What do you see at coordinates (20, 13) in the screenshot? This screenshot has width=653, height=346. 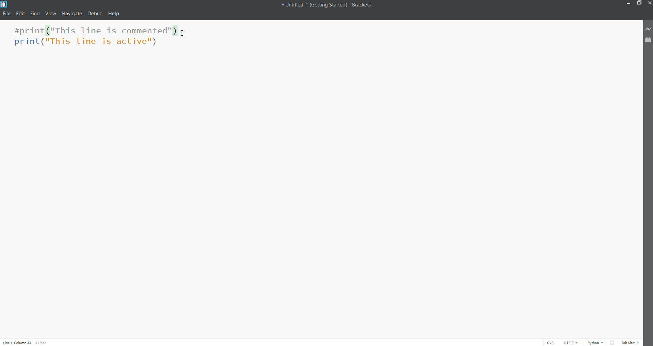 I see `Edit` at bounding box center [20, 13].